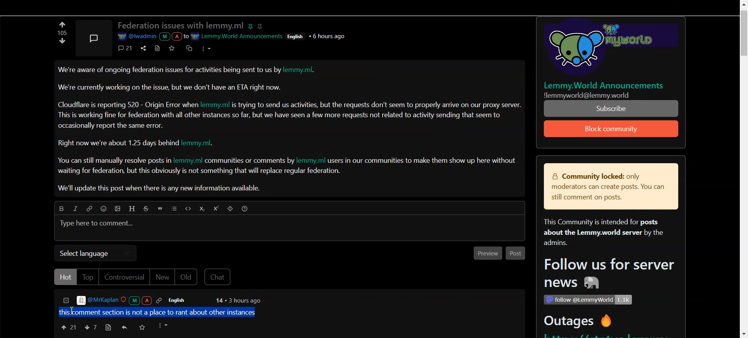 This screenshot has width=748, height=338. Describe the element at coordinates (161, 312) in the screenshot. I see `this comment section is not a place to rant about other instances` at that location.